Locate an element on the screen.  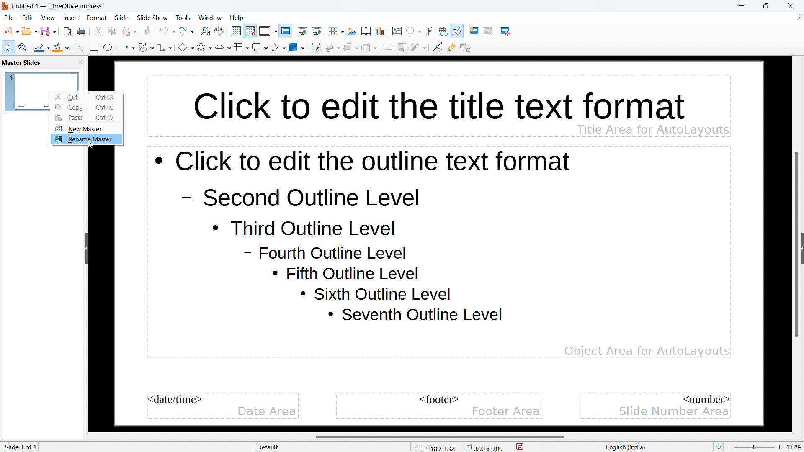
callout shapes is located at coordinates (260, 47).